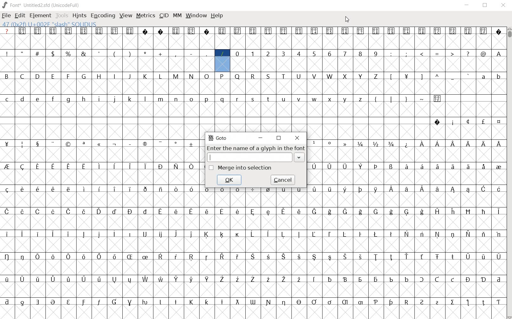  I want to click on glyph, so click(191, 76).